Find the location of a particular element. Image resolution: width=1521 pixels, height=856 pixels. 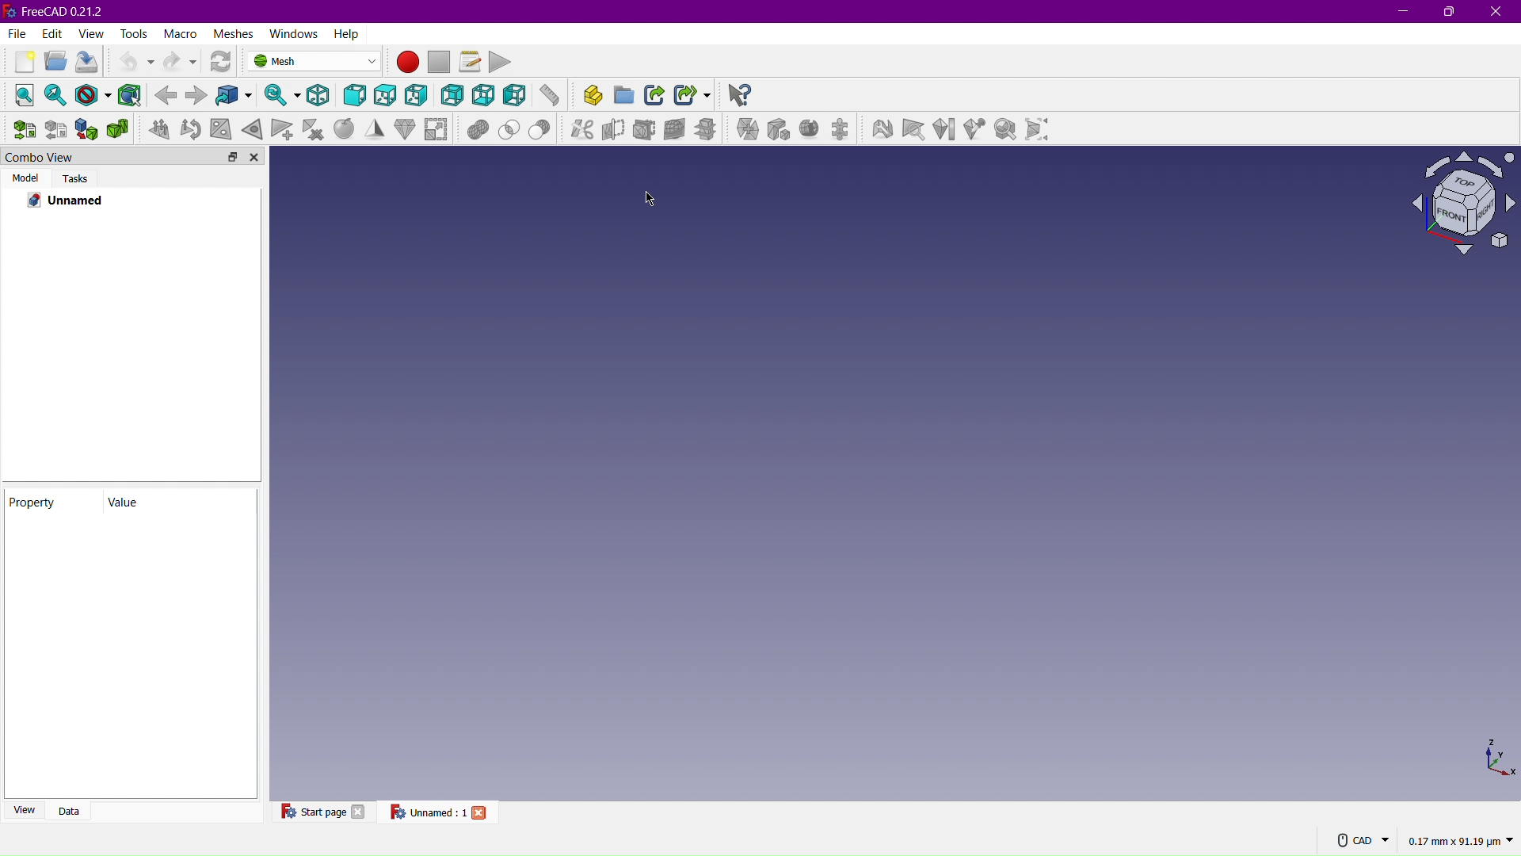

Curvature info is located at coordinates (974, 132).